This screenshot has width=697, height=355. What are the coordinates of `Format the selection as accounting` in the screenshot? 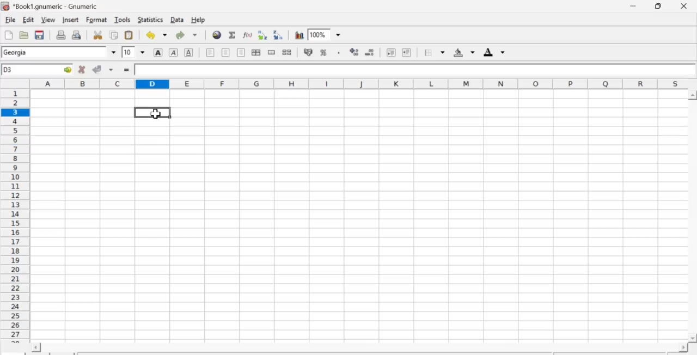 It's located at (308, 52).